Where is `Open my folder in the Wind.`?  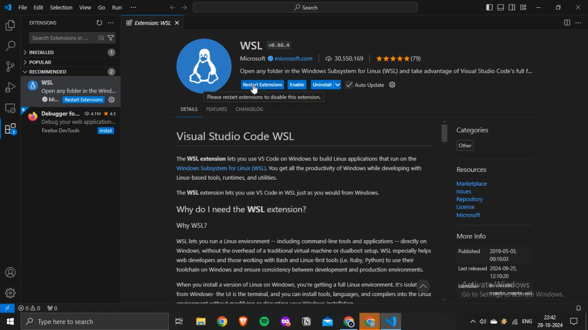 Open my folder in the Wind. is located at coordinates (79, 91).